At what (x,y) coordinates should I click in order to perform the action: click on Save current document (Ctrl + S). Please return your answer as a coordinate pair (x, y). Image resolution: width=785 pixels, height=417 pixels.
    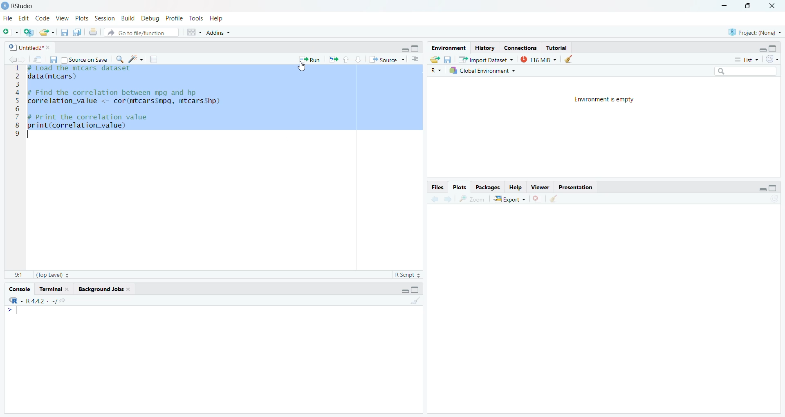
    Looking at the image, I should click on (55, 59).